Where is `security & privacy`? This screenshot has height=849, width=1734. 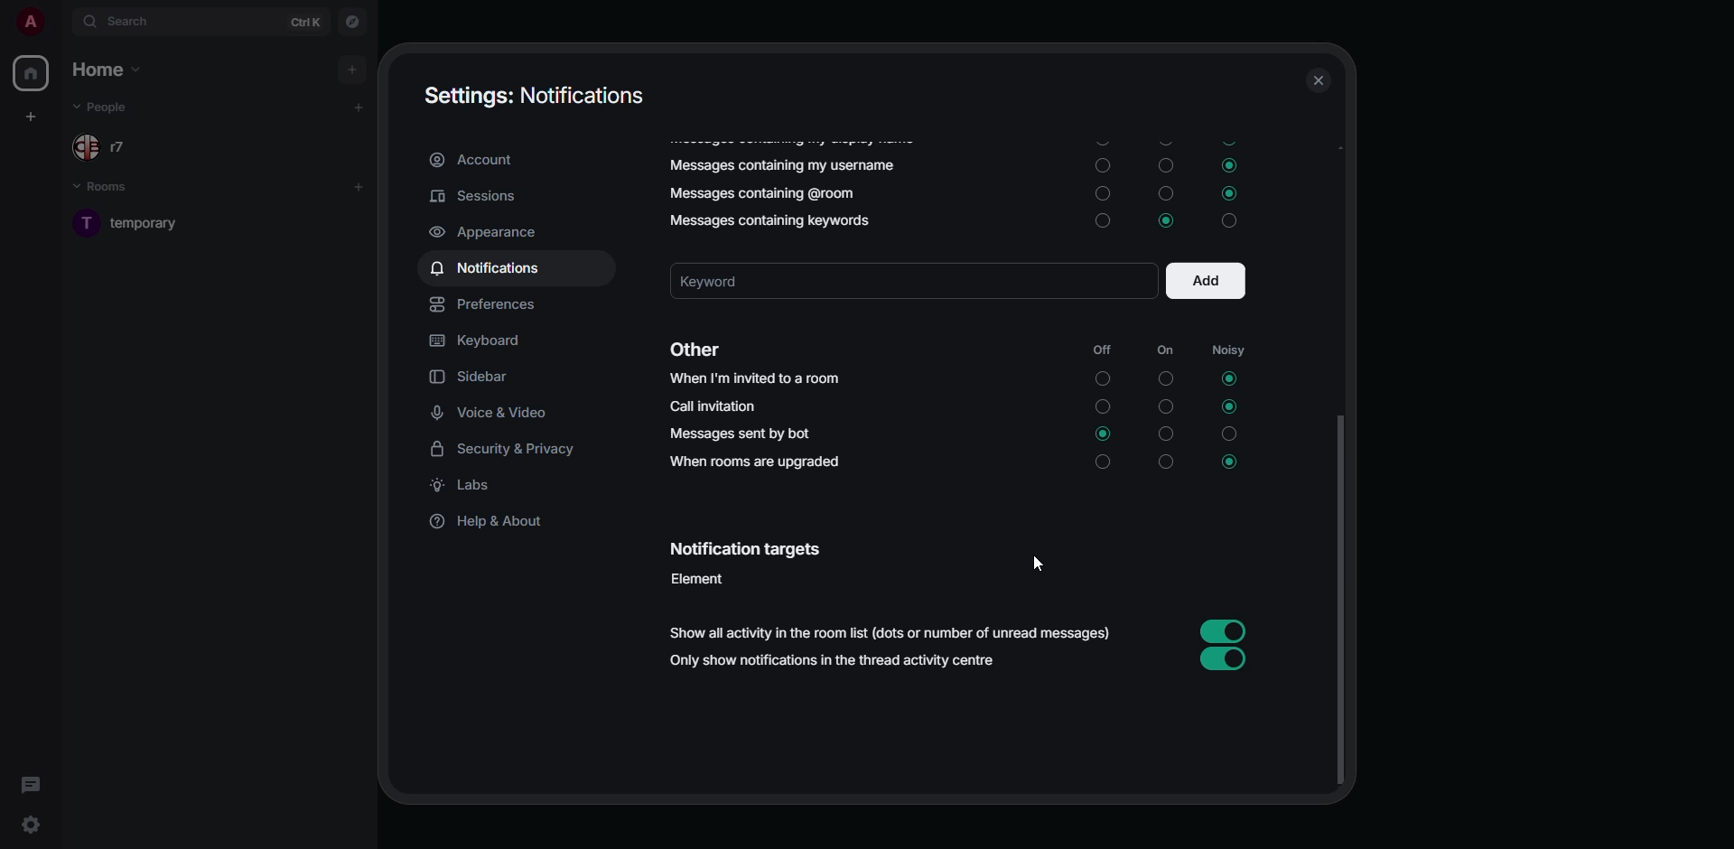 security & privacy is located at coordinates (512, 449).